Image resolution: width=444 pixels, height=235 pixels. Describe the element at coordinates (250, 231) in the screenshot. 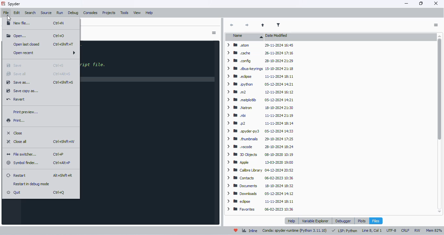

I see `inline` at that location.